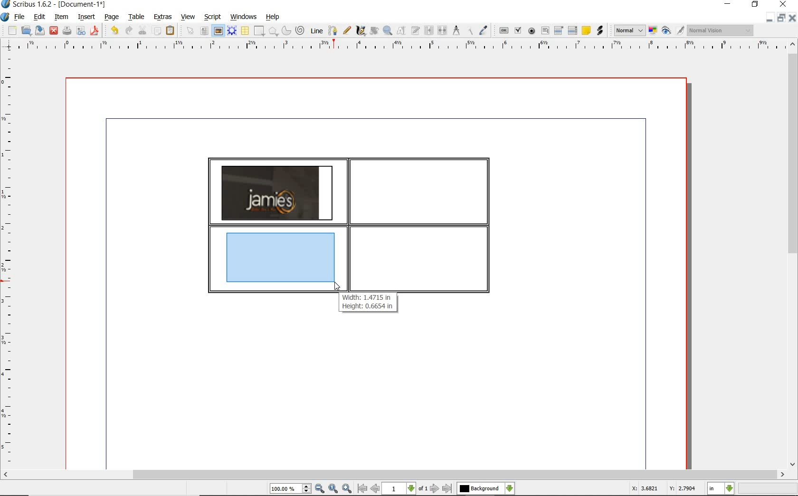 The width and height of the screenshot is (798, 496). What do you see at coordinates (60, 17) in the screenshot?
I see `item` at bounding box center [60, 17].